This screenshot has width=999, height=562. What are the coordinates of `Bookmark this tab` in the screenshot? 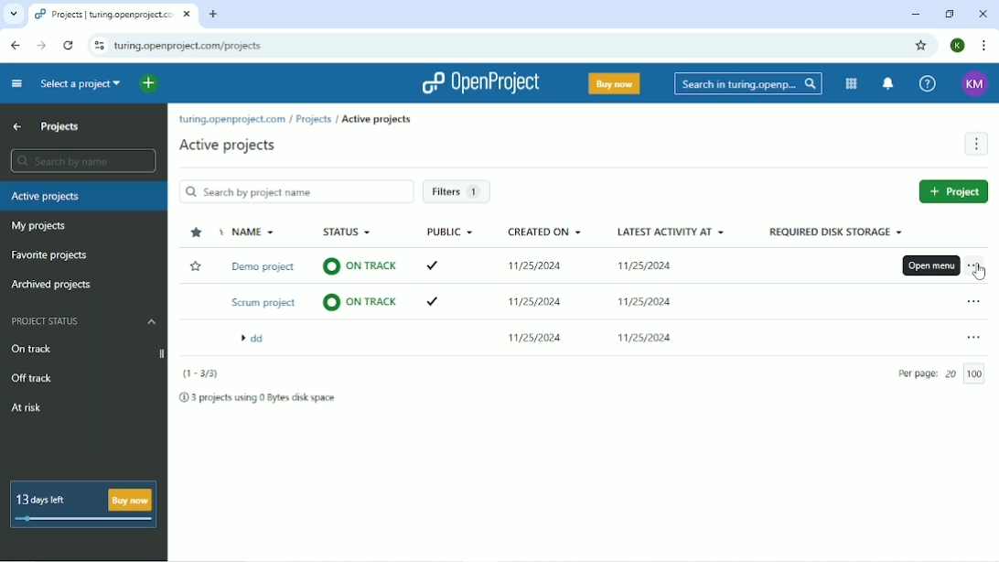 It's located at (922, 45).